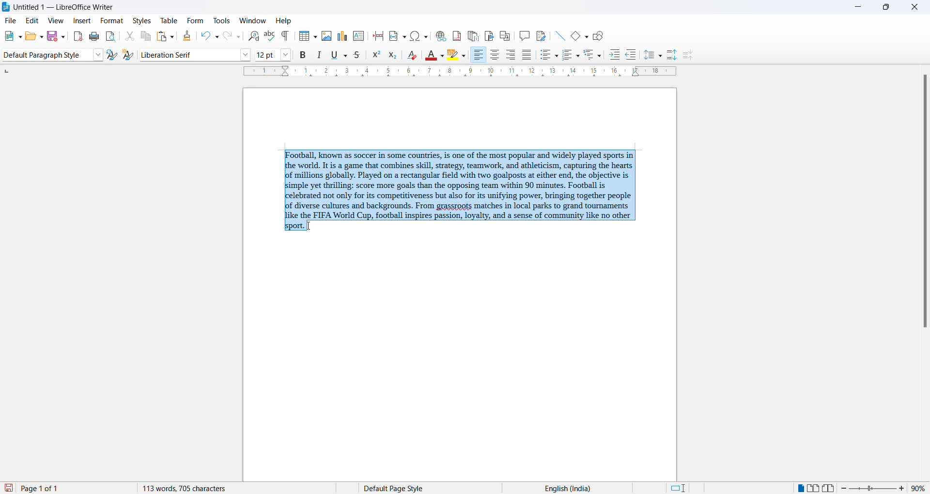 The image size is (930, 494). Describe the element at coordinates (94, 36) in the screenshot. I see `print` at that location.